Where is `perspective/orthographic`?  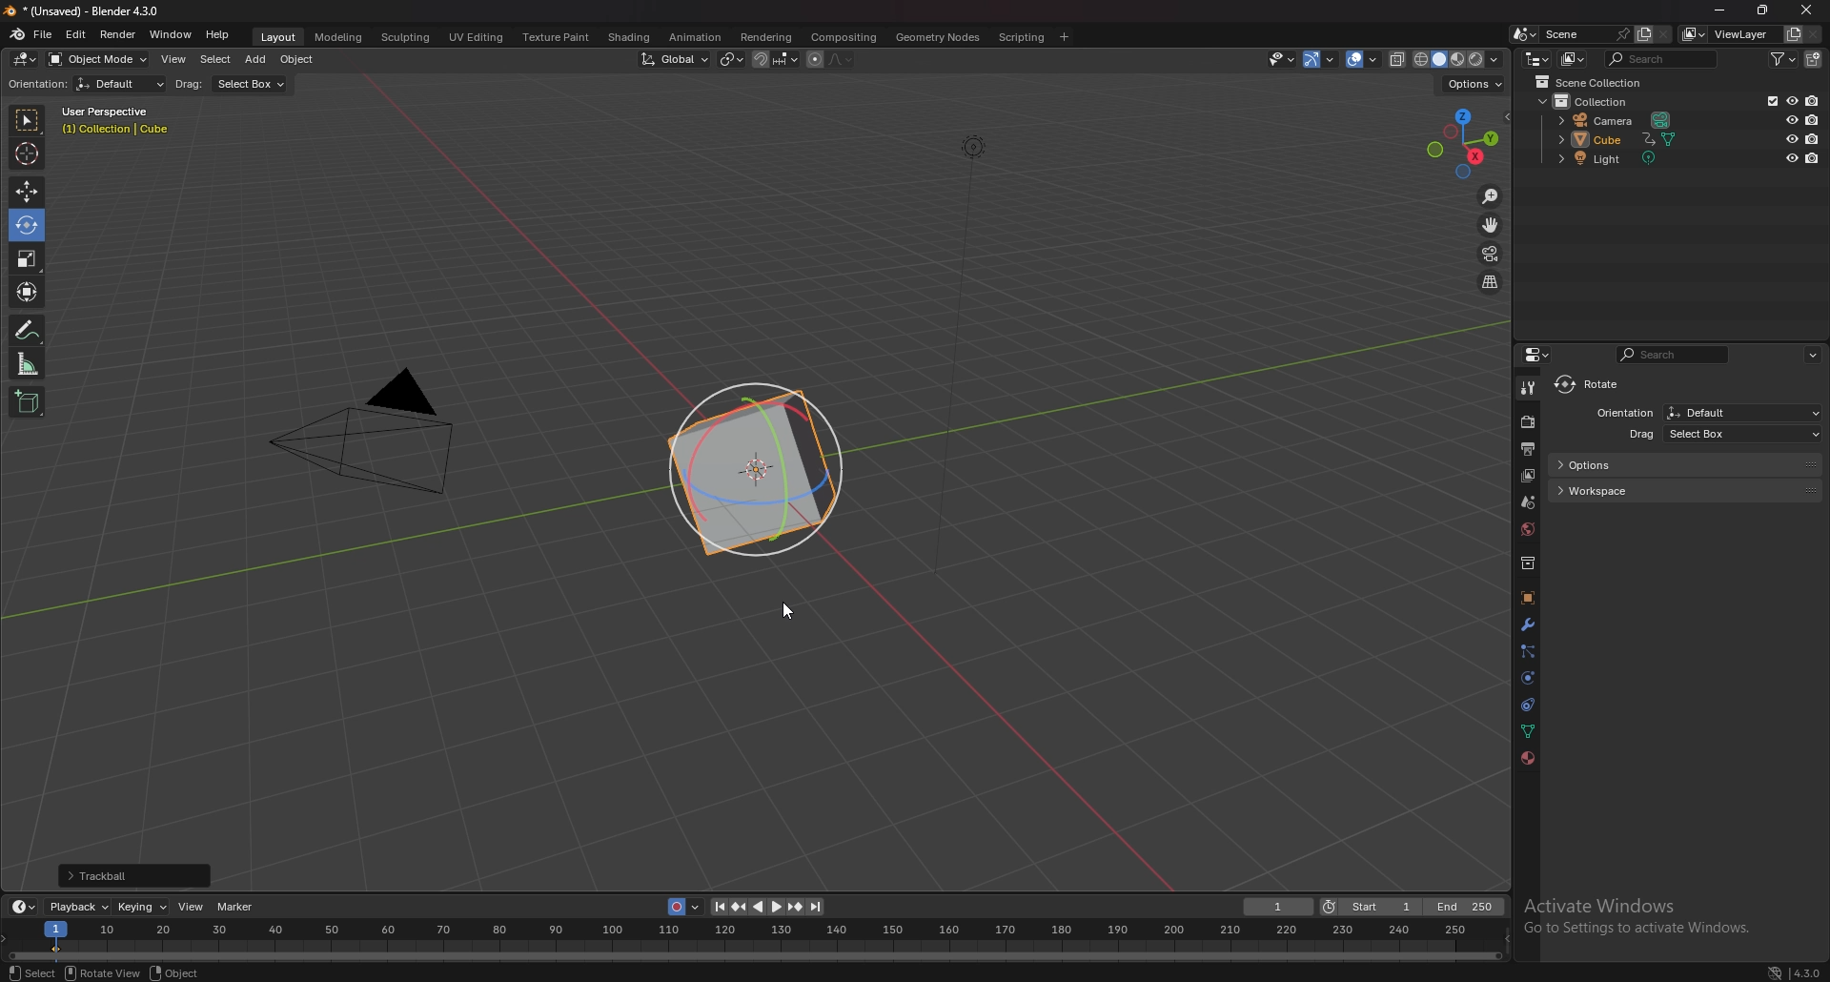
perspective/orthographic is located at coordinates (1490, 281).